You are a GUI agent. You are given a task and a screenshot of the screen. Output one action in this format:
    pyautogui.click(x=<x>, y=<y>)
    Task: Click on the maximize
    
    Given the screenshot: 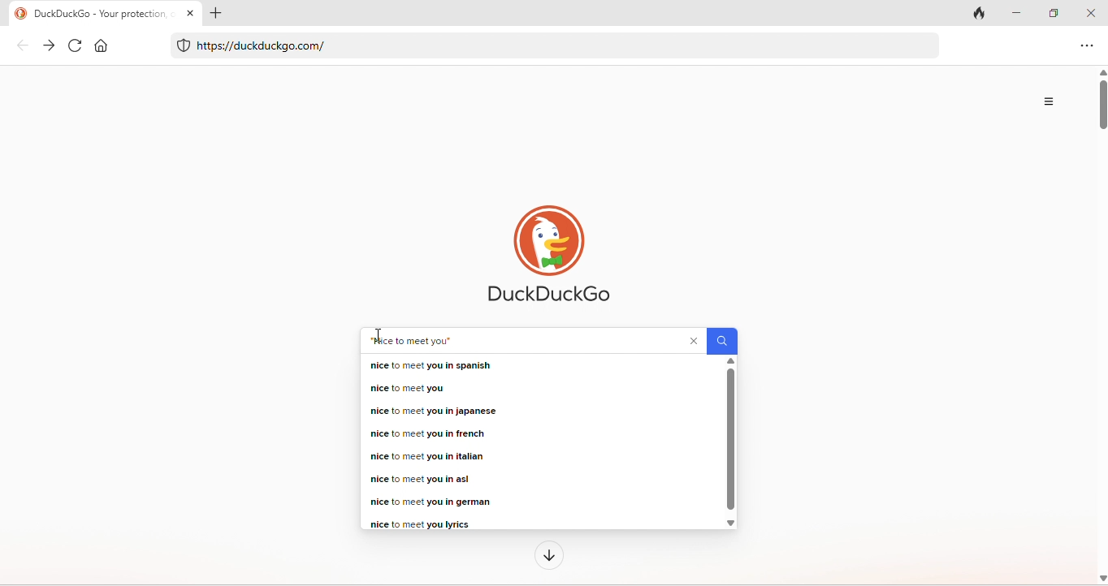 What is the action you would take?
    pyautogui.click(x=1053, y=11)
    